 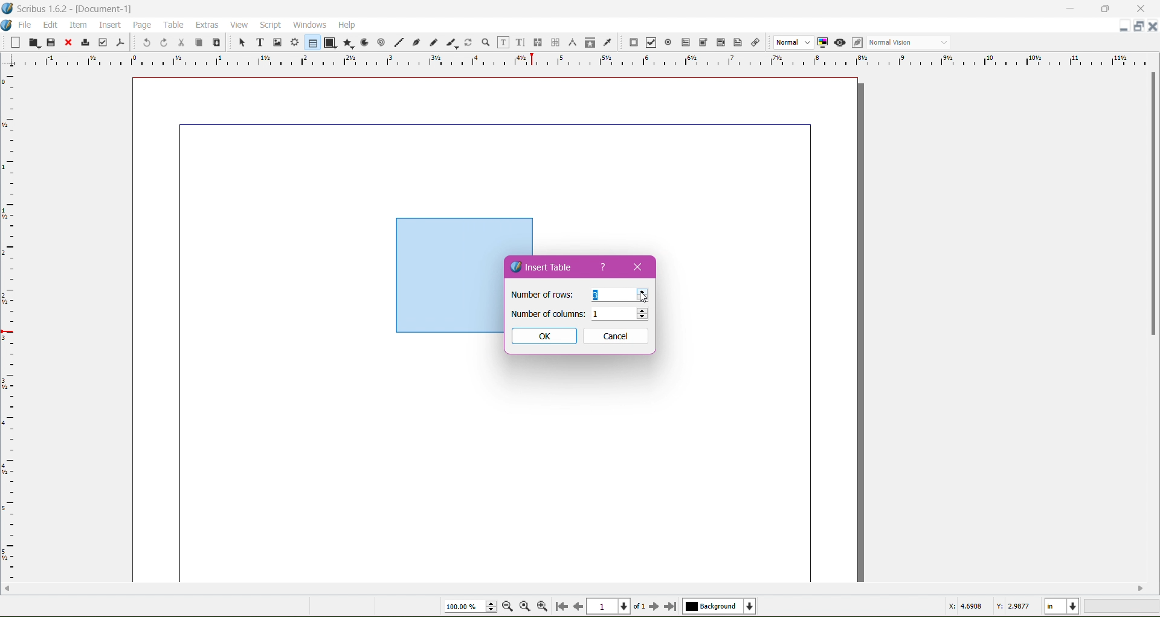 I want to click on Number of rows:, so click(x=543, y=295).